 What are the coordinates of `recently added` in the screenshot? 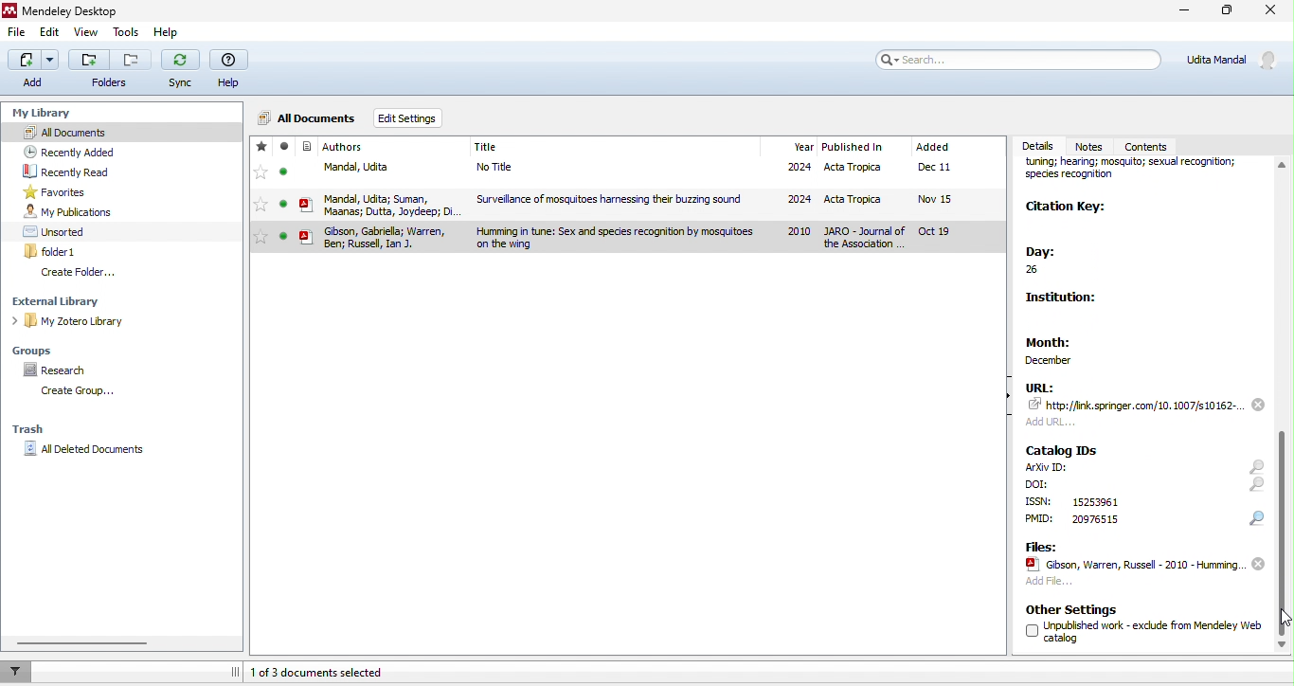 It's located at (68, 151).